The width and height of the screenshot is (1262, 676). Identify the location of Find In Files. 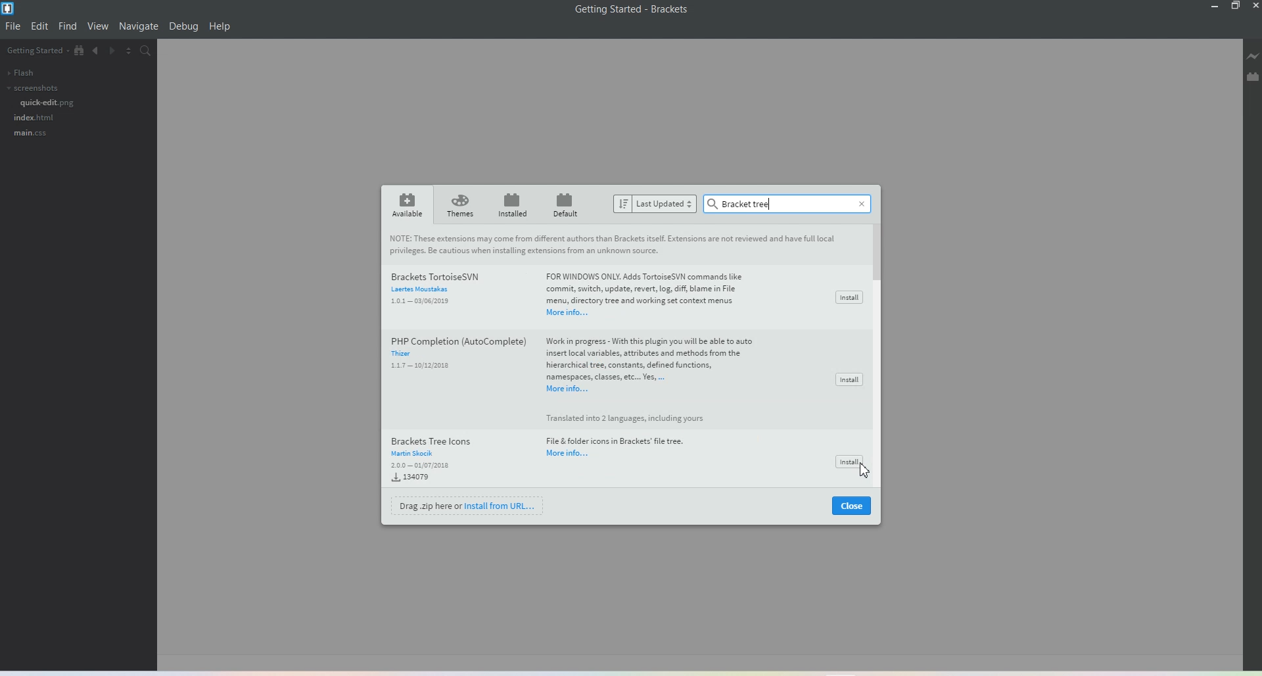
(152, 53).